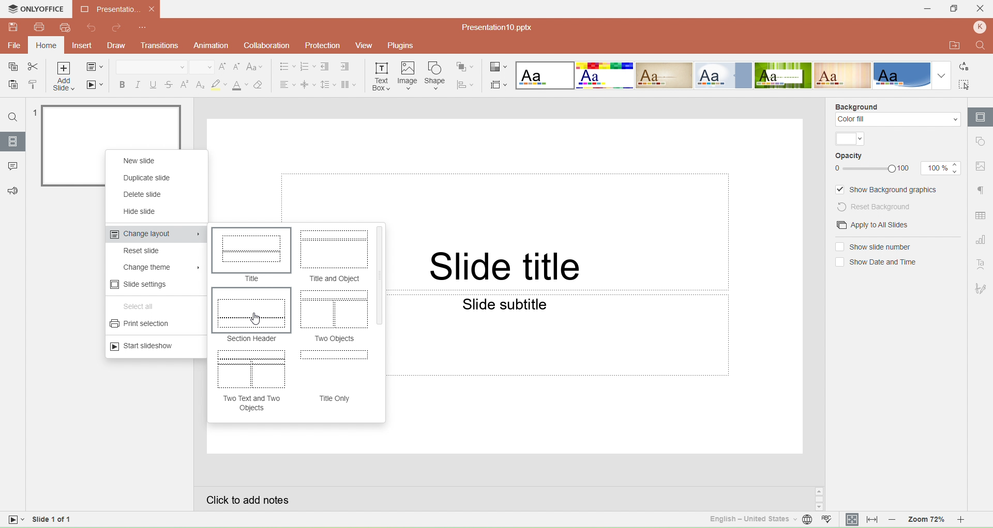  Describe the element at coordinates (351, 84) in the screenshot. I see `Insert columns` at that location.